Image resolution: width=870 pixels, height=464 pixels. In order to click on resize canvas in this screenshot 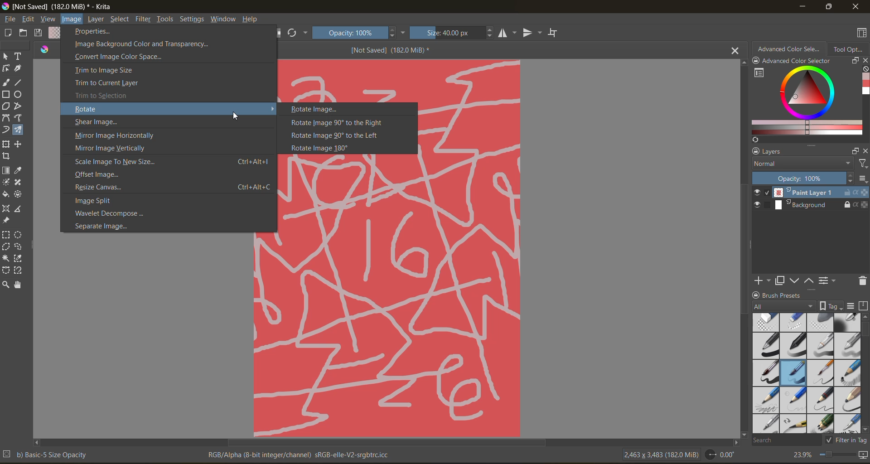, I will do `click(173, 188)`.